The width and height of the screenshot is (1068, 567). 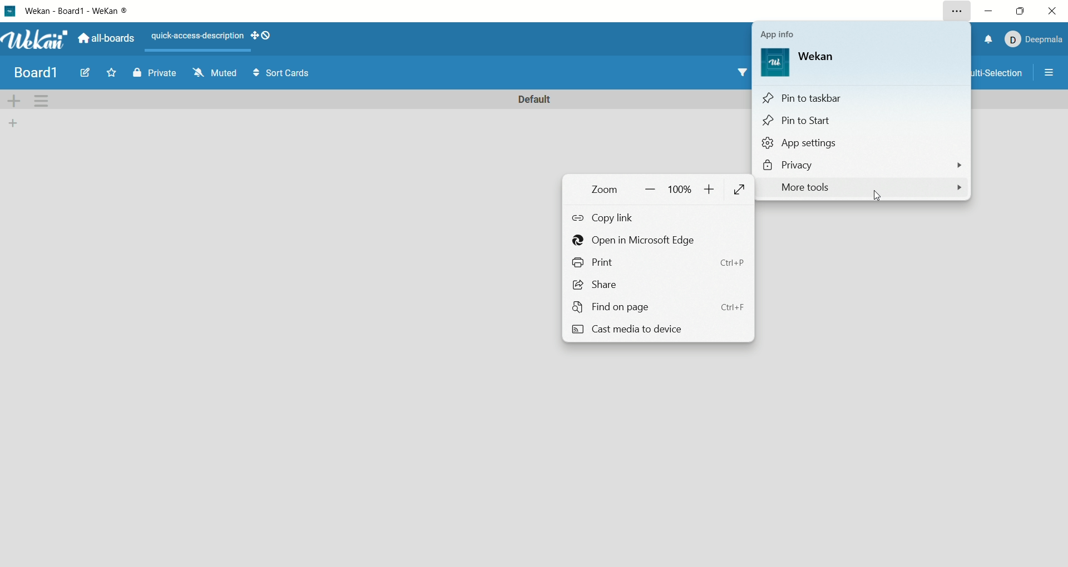 What do you see at coordinates (1054, 9) in the screenshot?
I see `close` at bounding box center [1054, 9].